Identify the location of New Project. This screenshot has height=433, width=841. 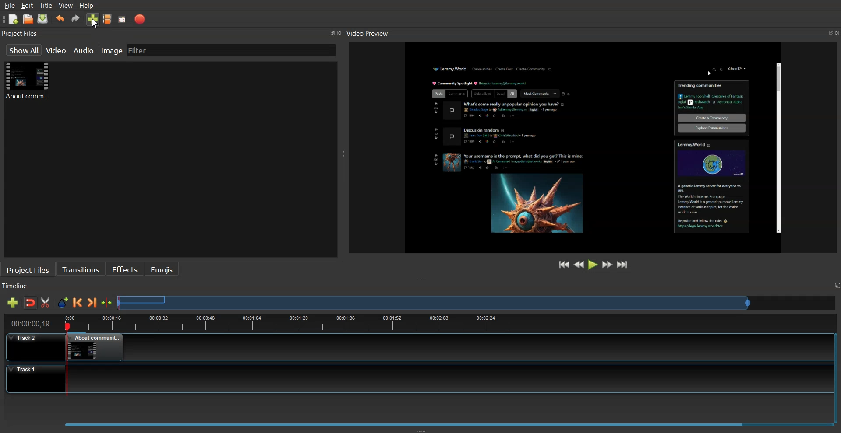
(14, 20).